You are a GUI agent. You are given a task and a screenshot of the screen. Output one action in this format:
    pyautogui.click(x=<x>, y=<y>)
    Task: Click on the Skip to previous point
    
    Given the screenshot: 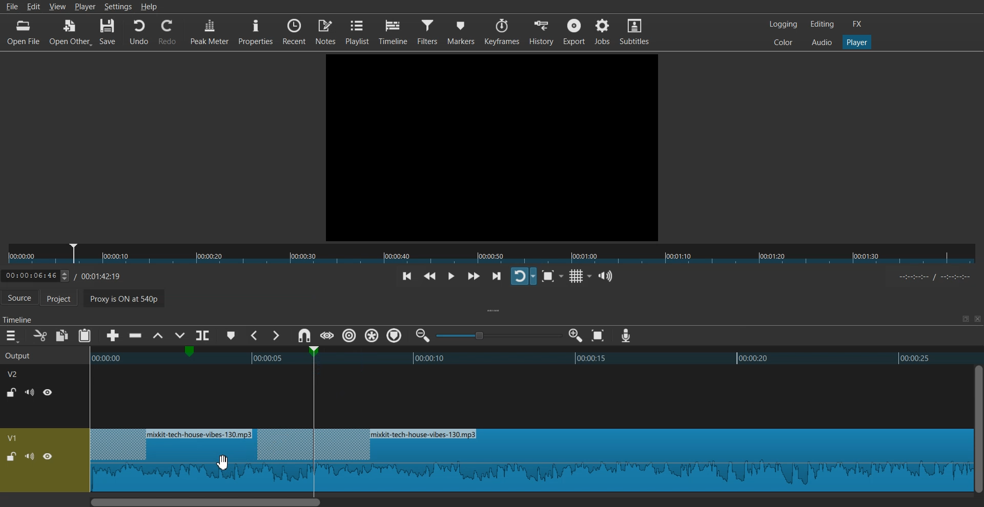 What is the action you would take?
    pyautogui.click(x=407, y=277)
    